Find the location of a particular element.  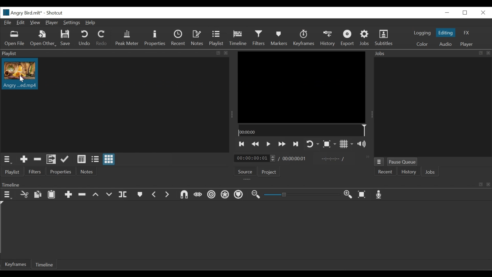

History is located at coordinates (328, 38).